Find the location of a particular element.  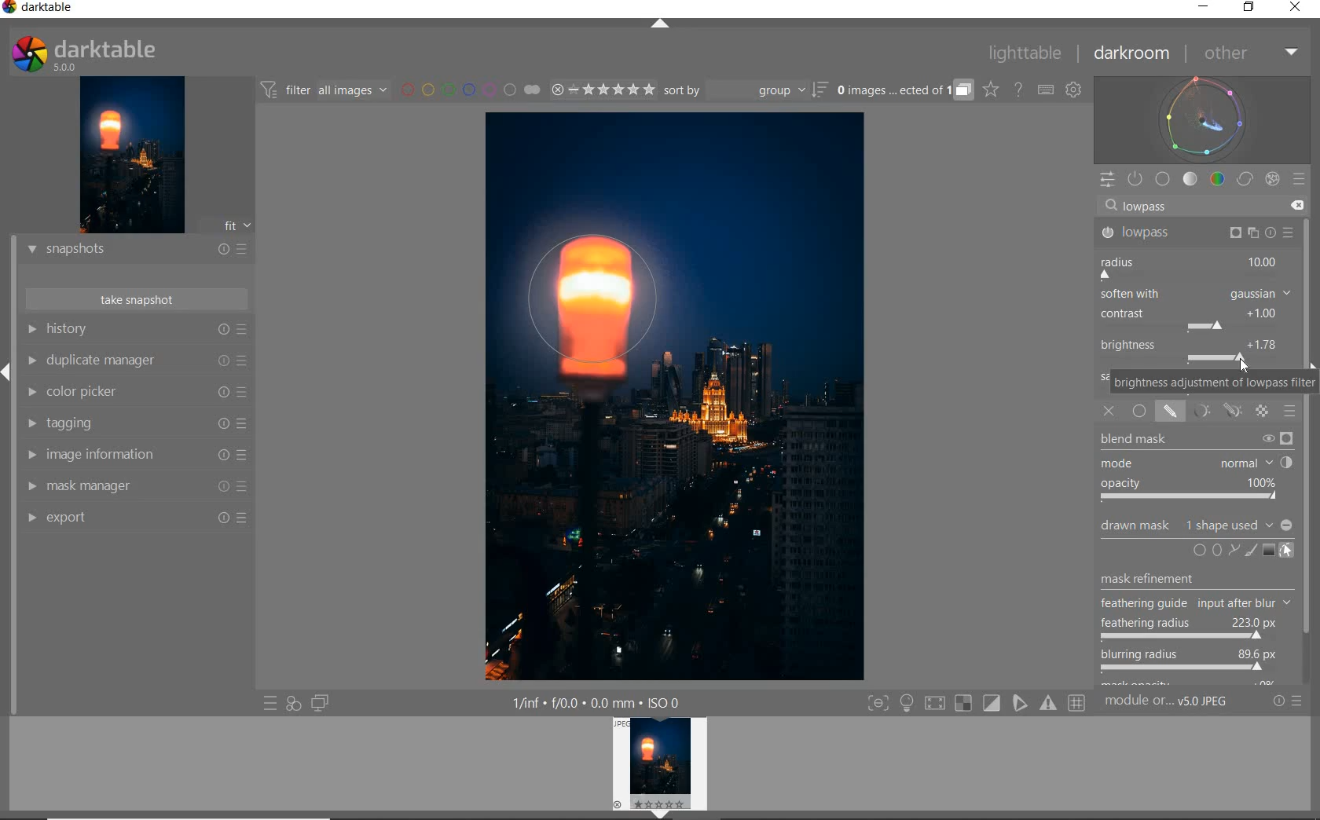

CORRECT is located at coordinates (1245, 179).